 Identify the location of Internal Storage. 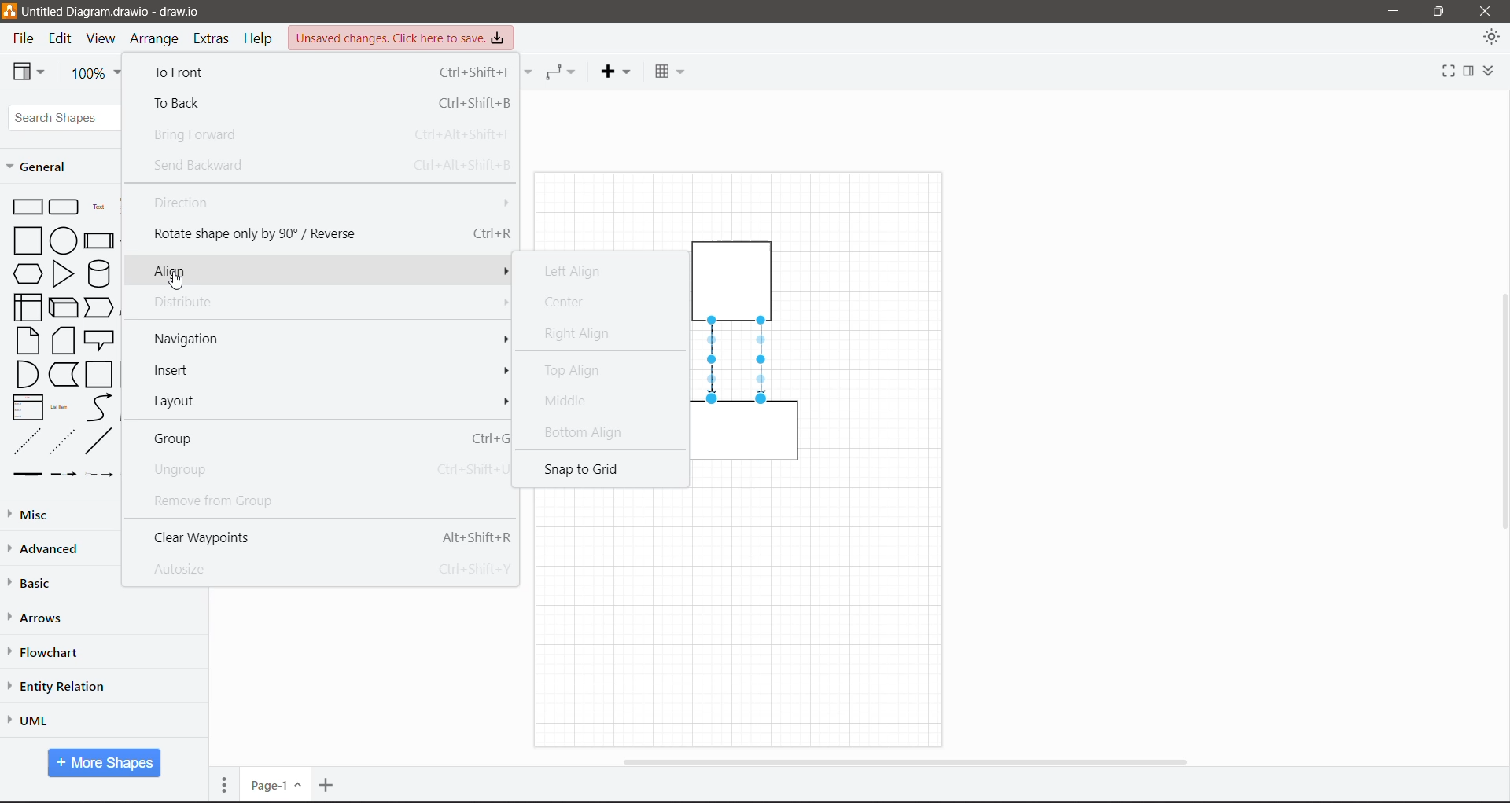
(26, 306).